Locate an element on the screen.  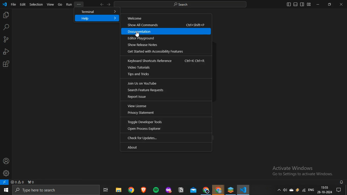
english is located at coordinates (311, 190).